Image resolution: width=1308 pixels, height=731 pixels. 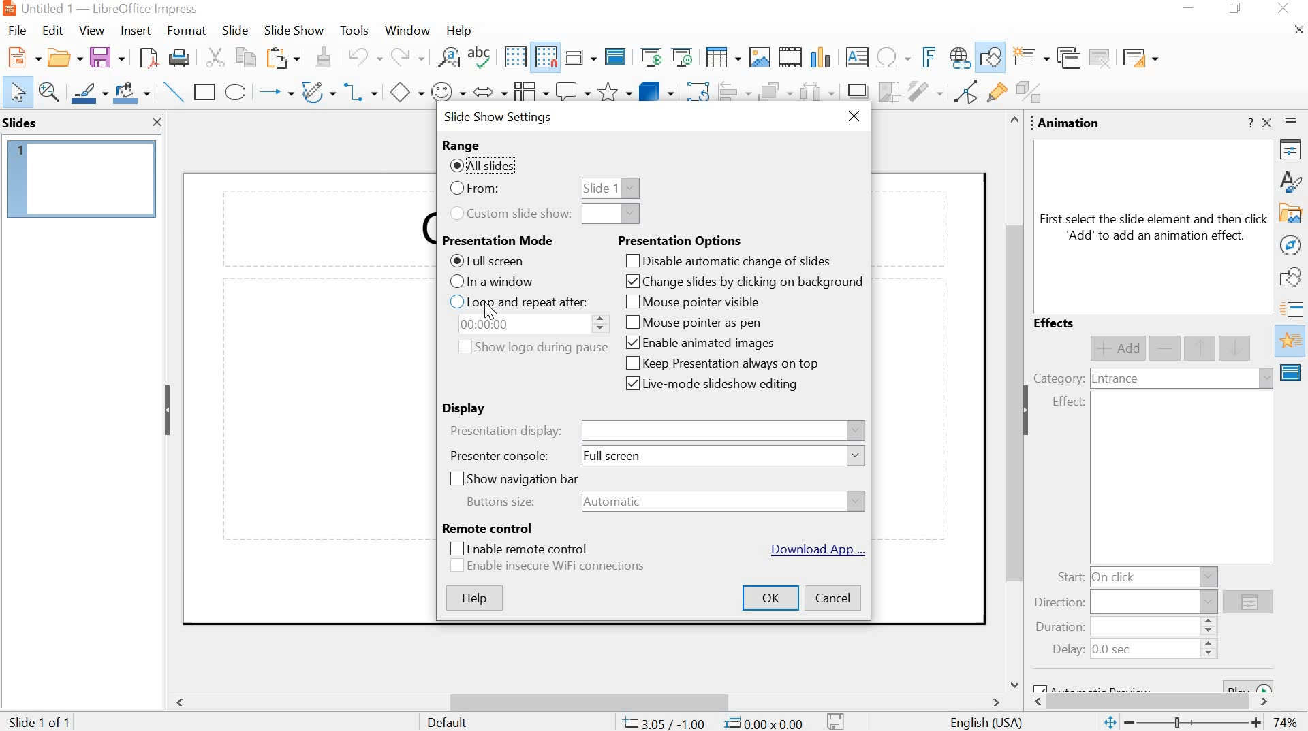 What do you see at coordinates (1238, 10) in the screenshot?
I see `maximize` at bounding box center [1238, 10].